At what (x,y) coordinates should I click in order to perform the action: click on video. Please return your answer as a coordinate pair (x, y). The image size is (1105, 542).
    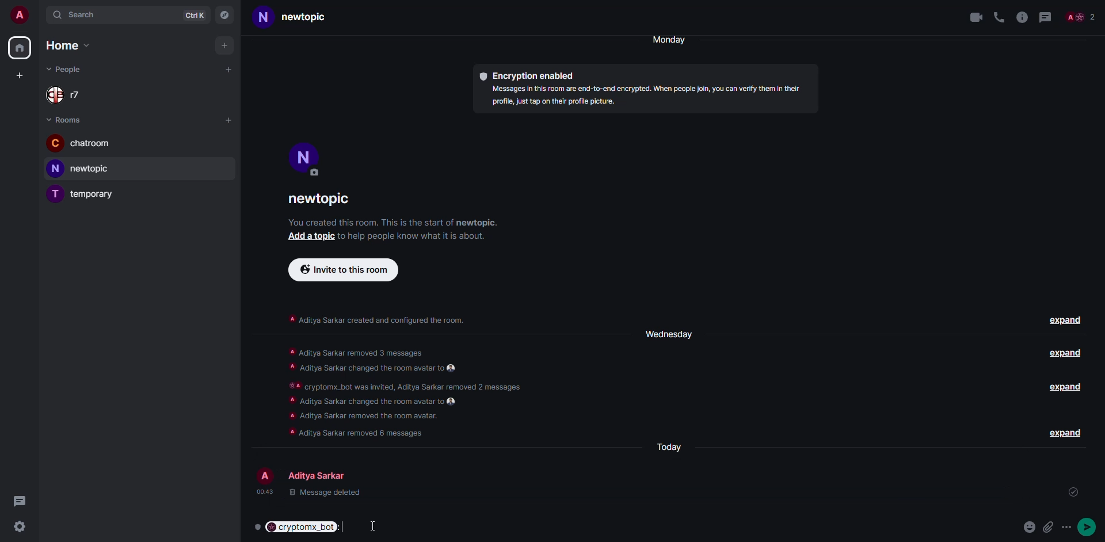
    Looking at the image, I should click on (971, 17).